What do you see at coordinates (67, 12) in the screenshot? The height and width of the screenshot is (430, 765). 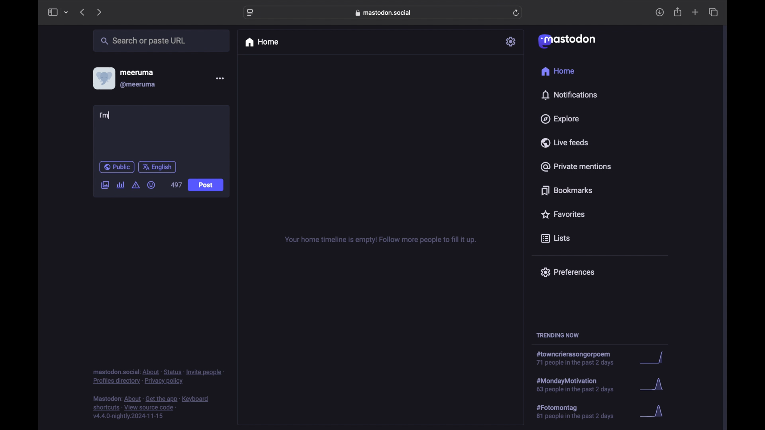 I see `tab group picker` at bounding box center [67, 12].